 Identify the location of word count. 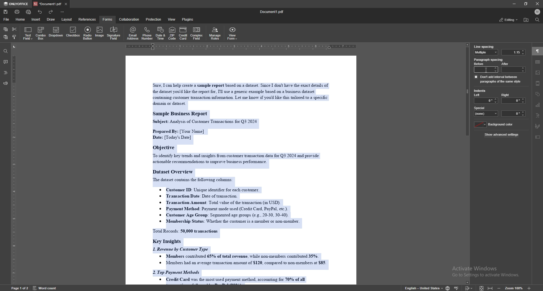
(44, 288).